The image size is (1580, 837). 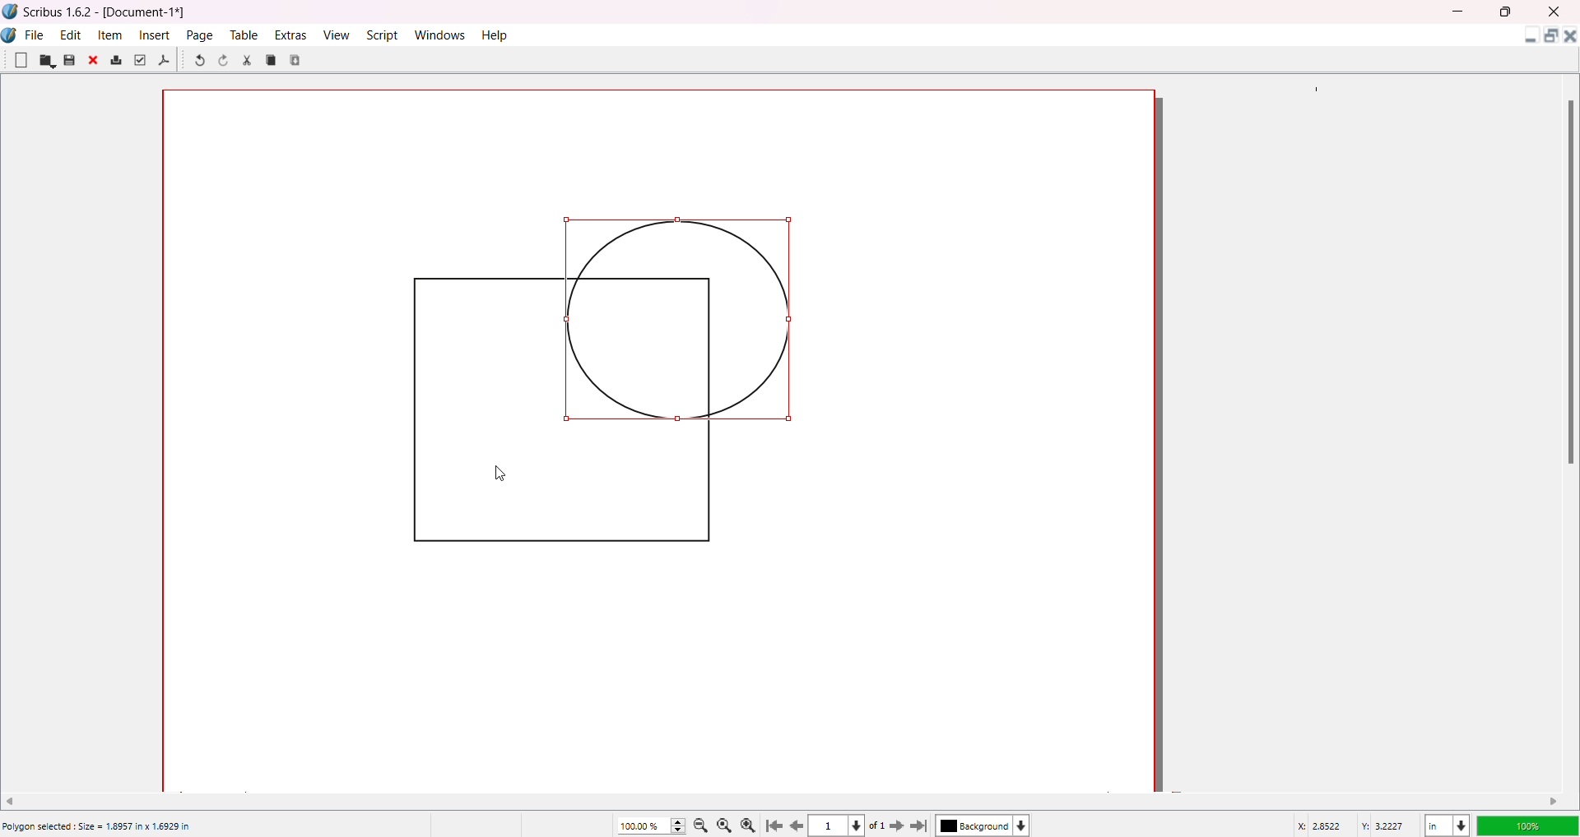 What do you see at coordinates (226, 62) in the screenshot?
I see `Redo` at bounding box center [226, 62].